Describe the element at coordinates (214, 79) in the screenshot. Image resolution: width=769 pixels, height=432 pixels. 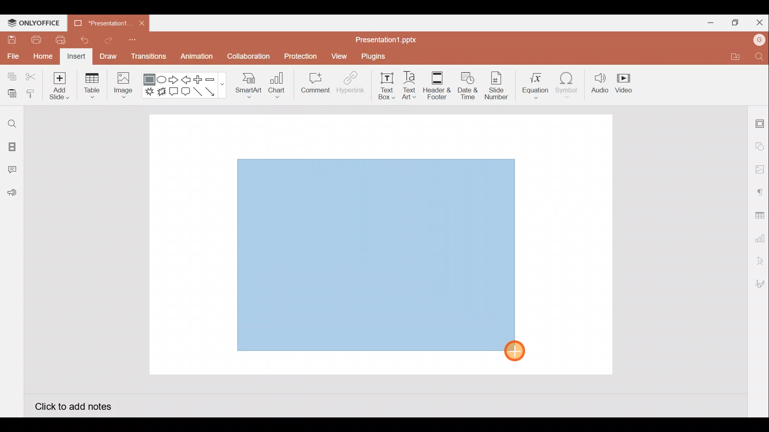
I see `Minus` at that location.